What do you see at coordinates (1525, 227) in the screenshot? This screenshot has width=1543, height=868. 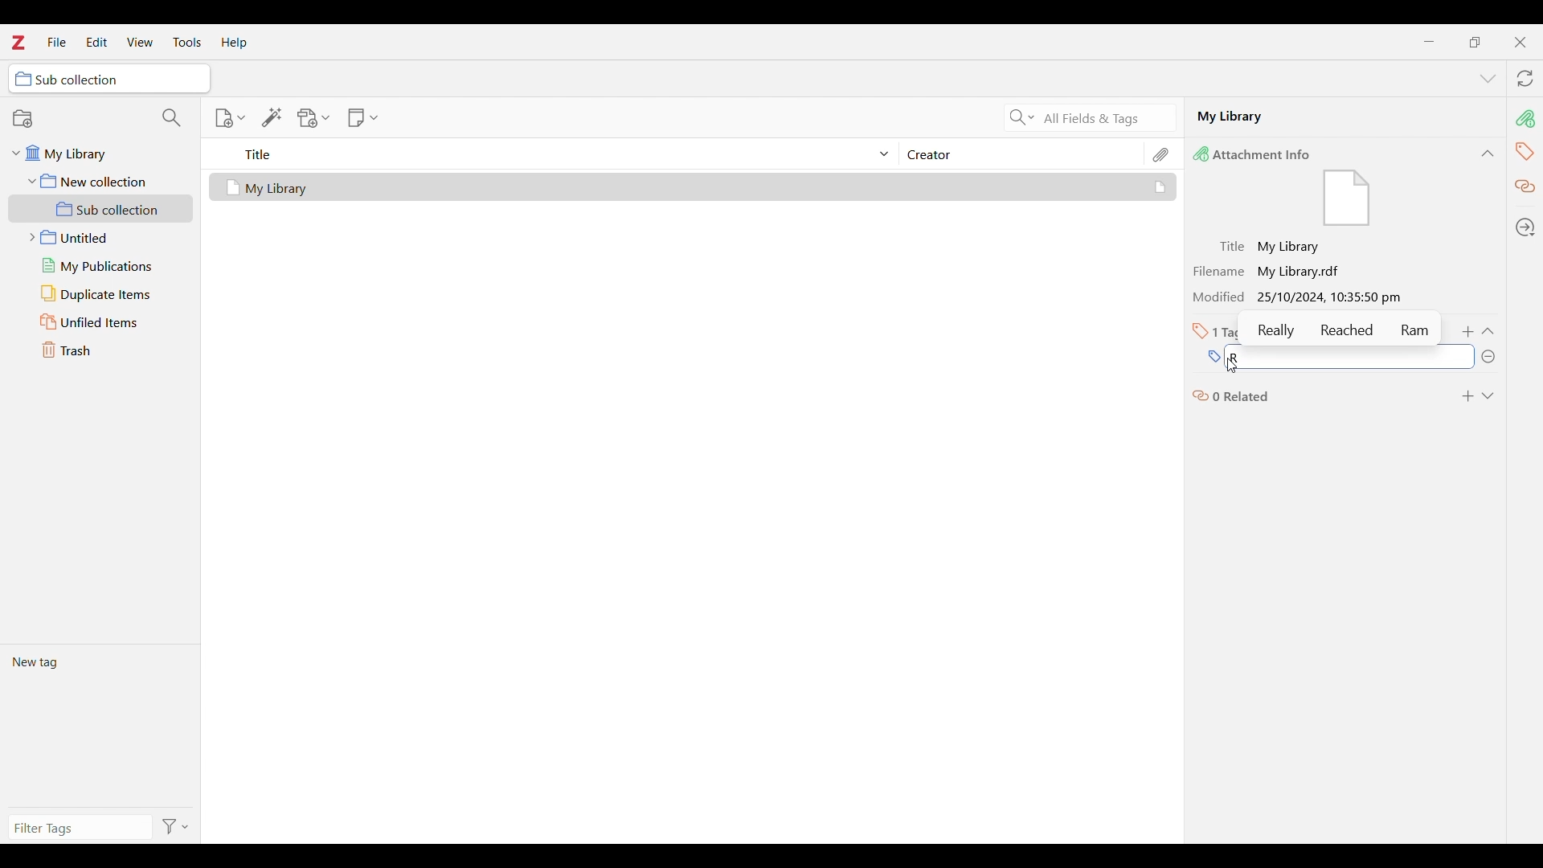 I see `Locate` at bounding box center [1525, 227].